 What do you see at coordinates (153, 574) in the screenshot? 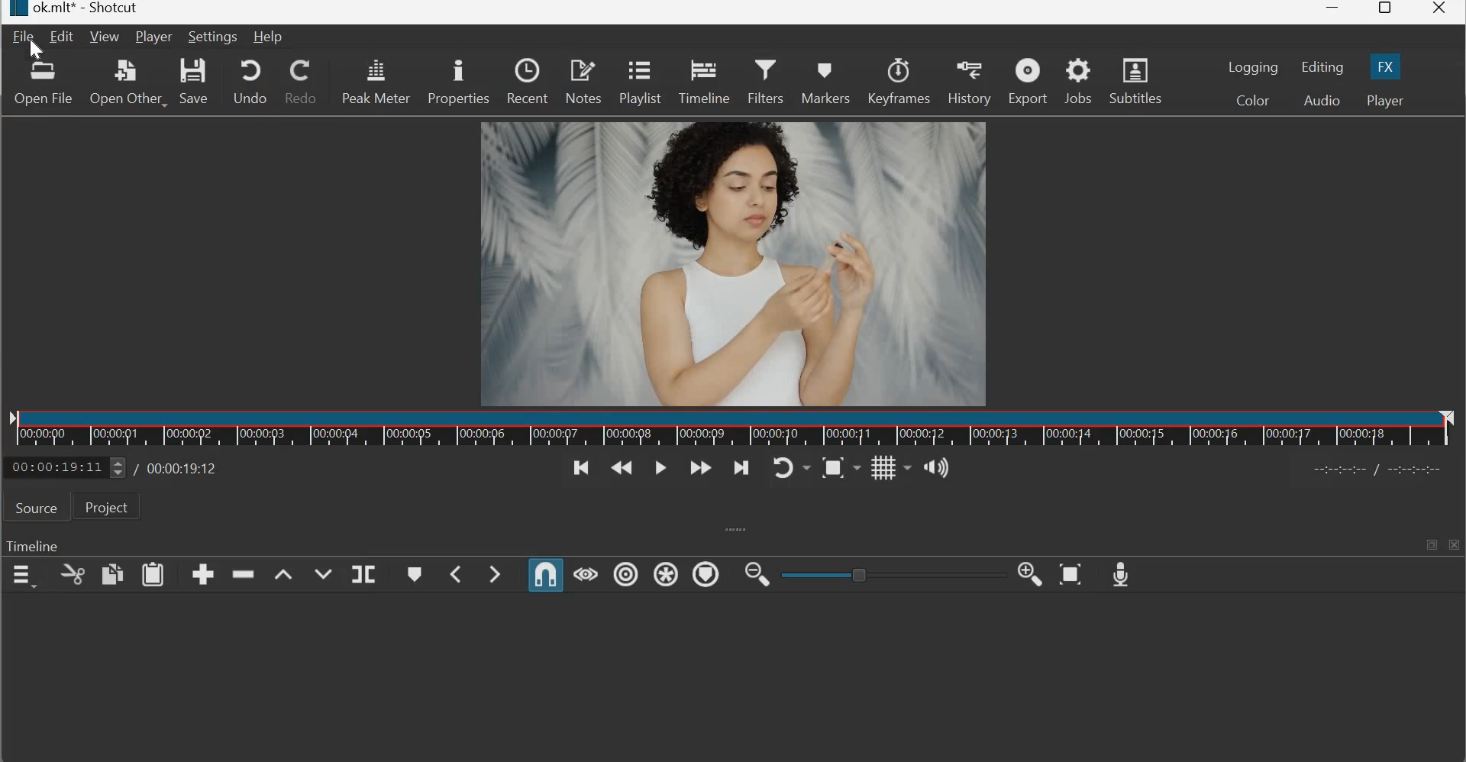
I see `paste` at bounding box center [153, 574].